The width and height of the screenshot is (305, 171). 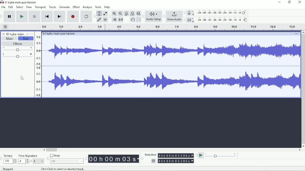 I want to click on View, so click(x=29, y=7).